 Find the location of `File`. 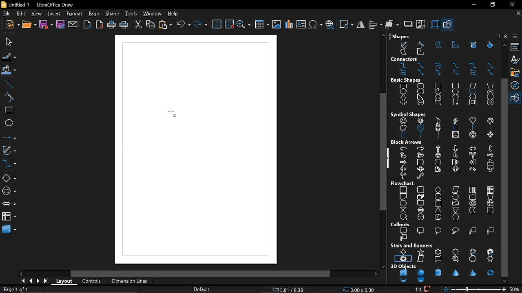

File is located at coordinates (7, 14).